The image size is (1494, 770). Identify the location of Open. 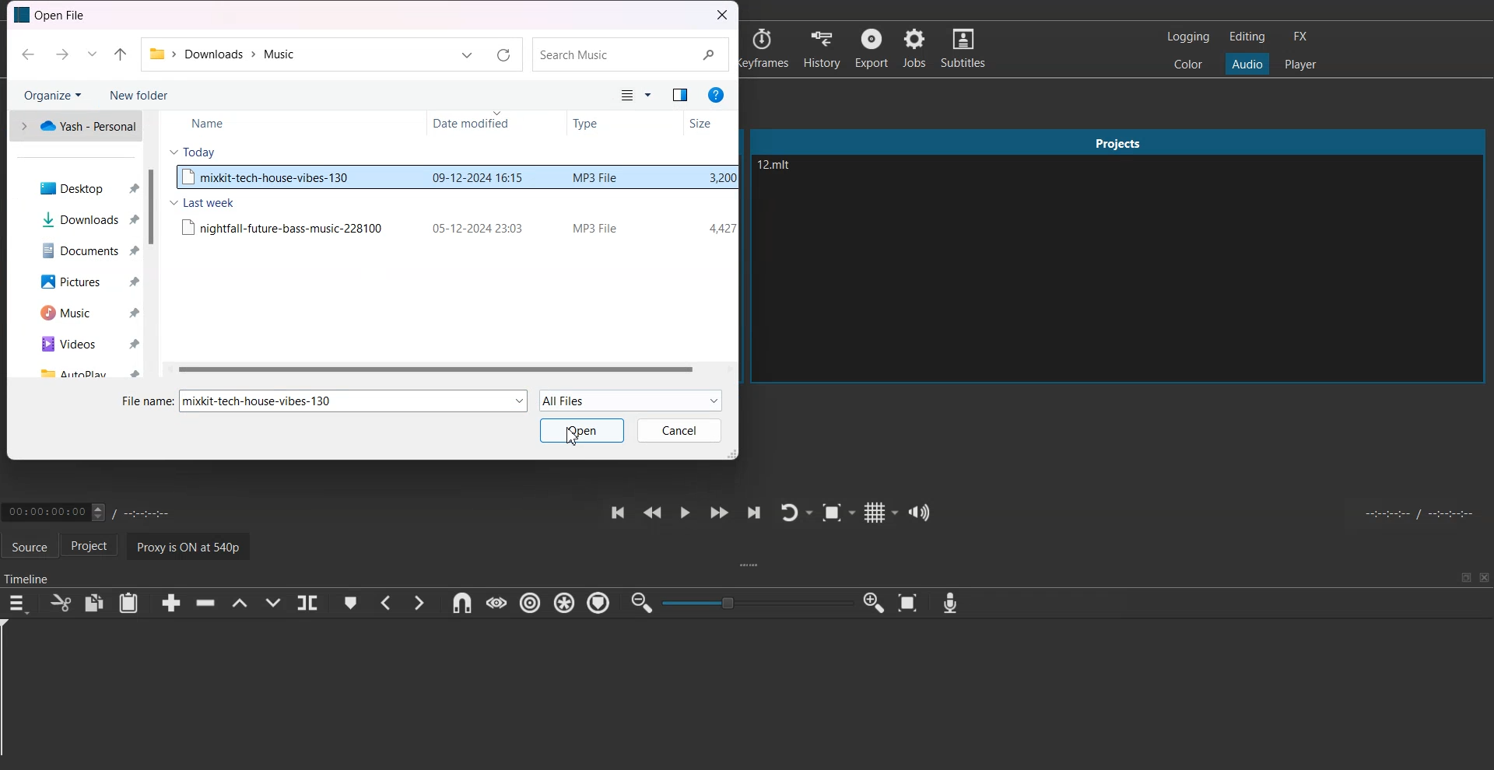
(583, 430).